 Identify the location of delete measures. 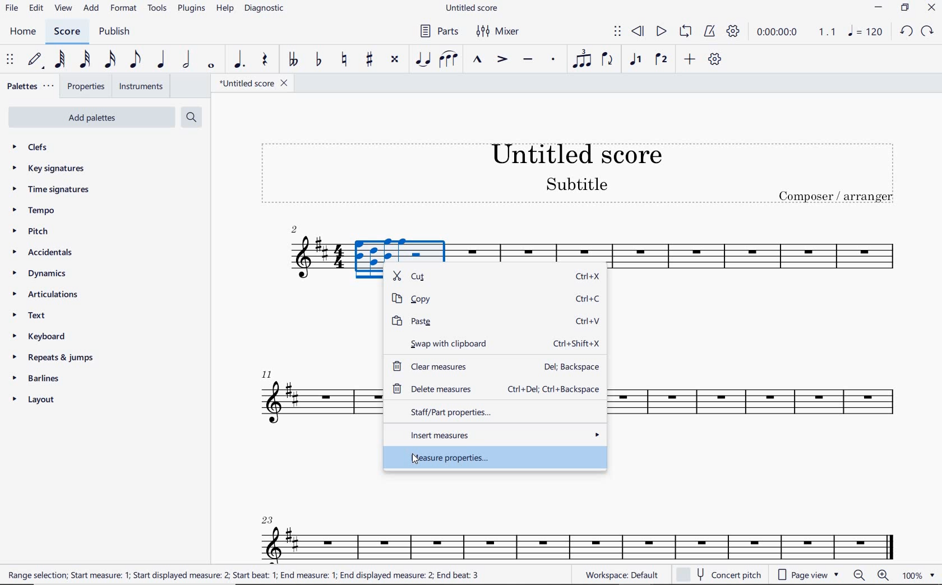
(499, 389).